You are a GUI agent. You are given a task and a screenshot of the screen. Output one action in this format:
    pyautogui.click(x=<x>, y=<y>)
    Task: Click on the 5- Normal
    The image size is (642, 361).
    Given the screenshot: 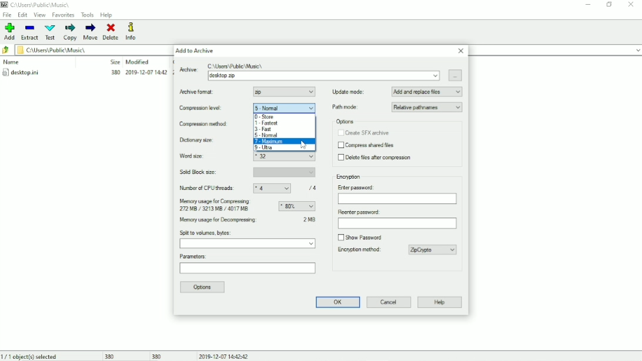 What is the action you would take?
    pyautogui.click(x=286, y=108)
    